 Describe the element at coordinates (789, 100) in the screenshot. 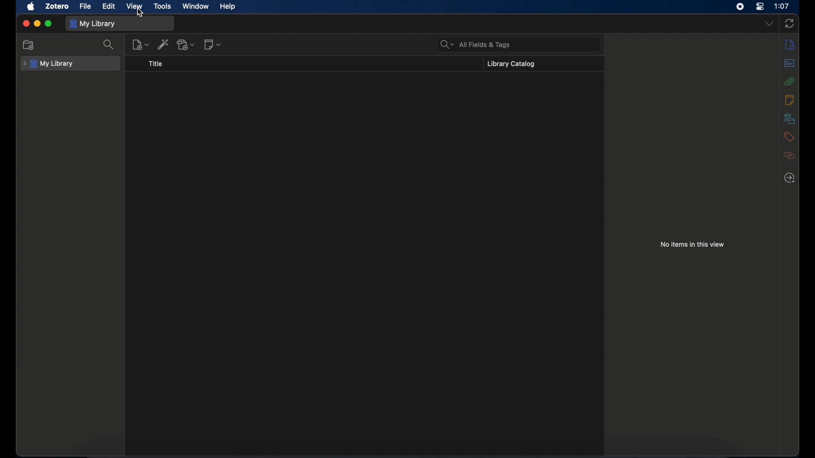

I see `notes` at that location.